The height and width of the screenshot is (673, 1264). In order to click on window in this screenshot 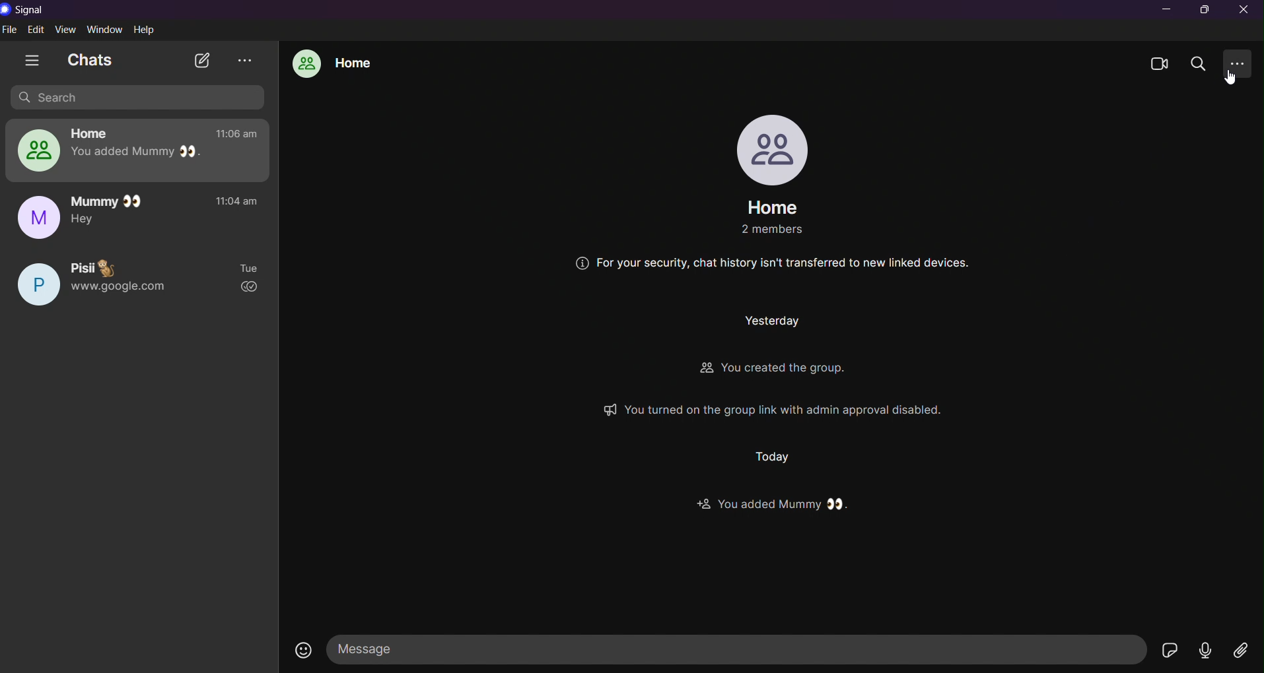, I will do `click(106, 30)`.